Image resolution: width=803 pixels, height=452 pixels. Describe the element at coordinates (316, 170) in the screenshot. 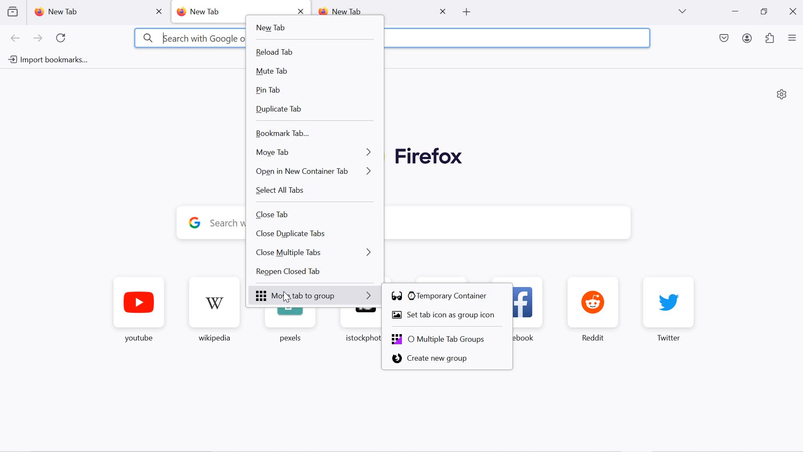

I see `open in new container tab` at that location.